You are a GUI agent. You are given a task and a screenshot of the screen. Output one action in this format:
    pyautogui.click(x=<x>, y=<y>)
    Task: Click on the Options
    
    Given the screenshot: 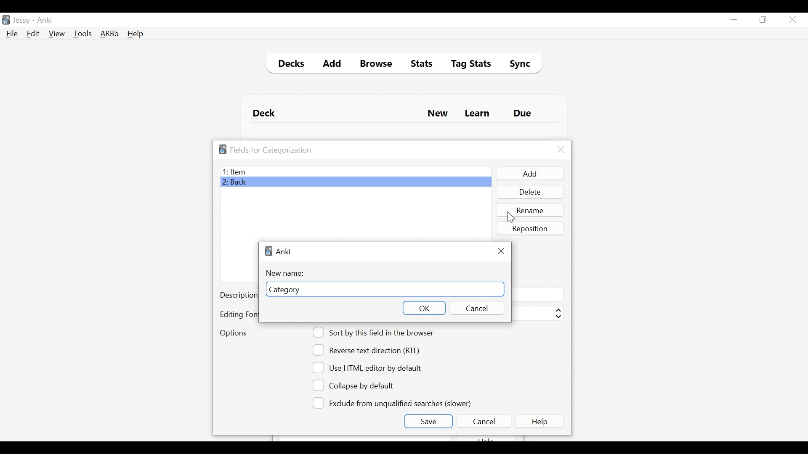 What is the action you would take?
    pyautogui.click(x=233, y=334)
    